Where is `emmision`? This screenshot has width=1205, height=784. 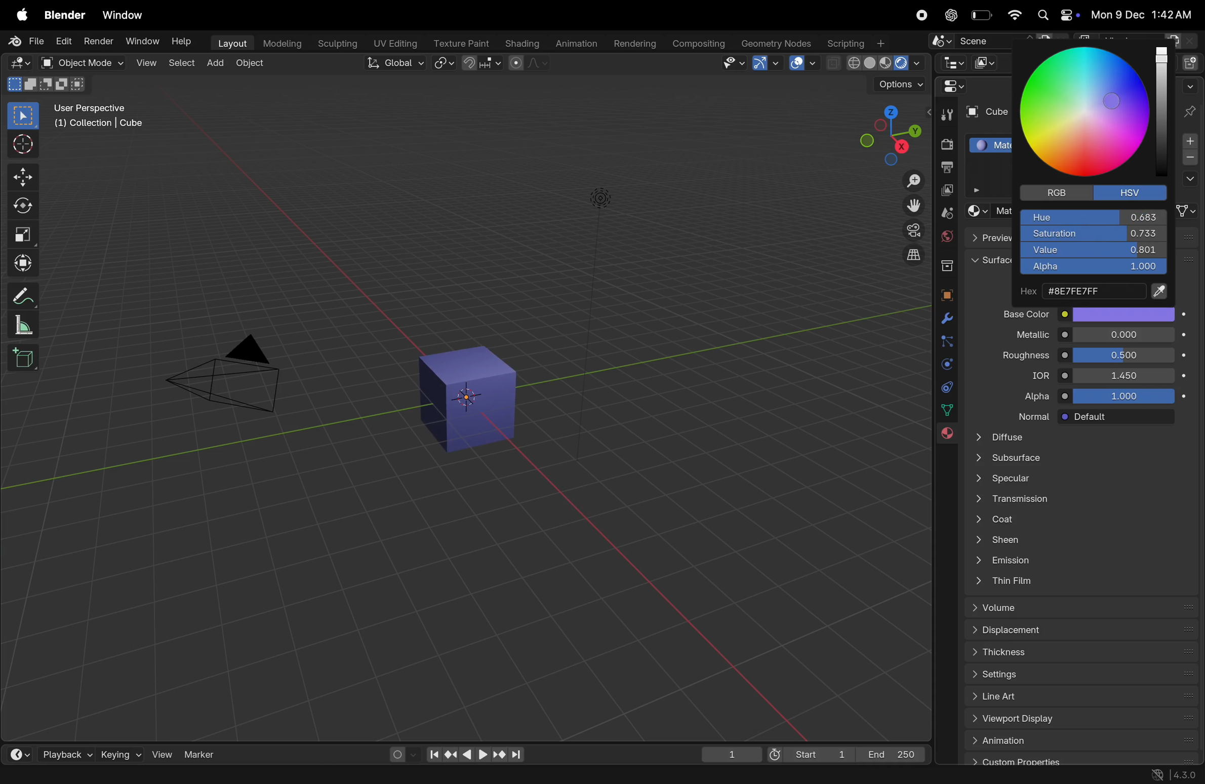
emmision is located at coordinates (1078, 562).